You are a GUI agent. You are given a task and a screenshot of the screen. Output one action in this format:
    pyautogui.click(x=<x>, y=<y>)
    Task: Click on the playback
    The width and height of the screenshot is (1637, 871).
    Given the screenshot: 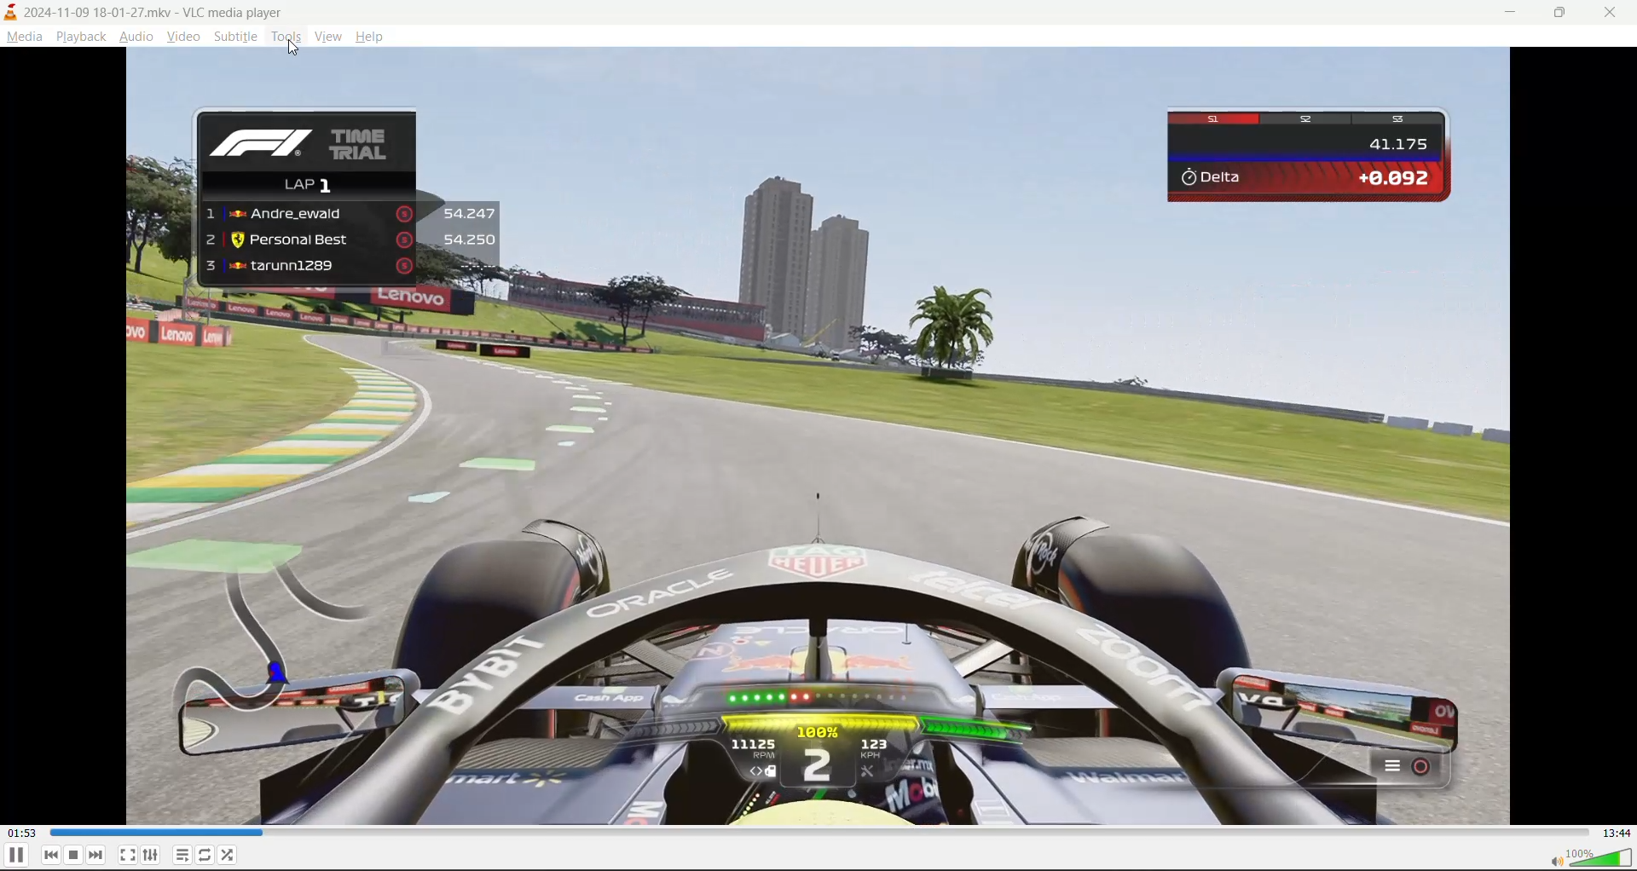 What is the action you would take?
    pyautogui.click(x=78, y=34)
    